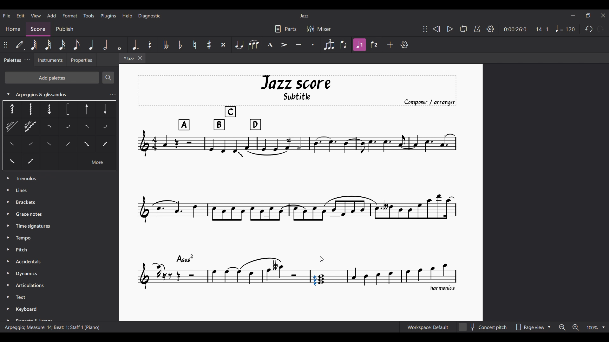 The image size is (609, 342). I want to click on , so click(36, 161).